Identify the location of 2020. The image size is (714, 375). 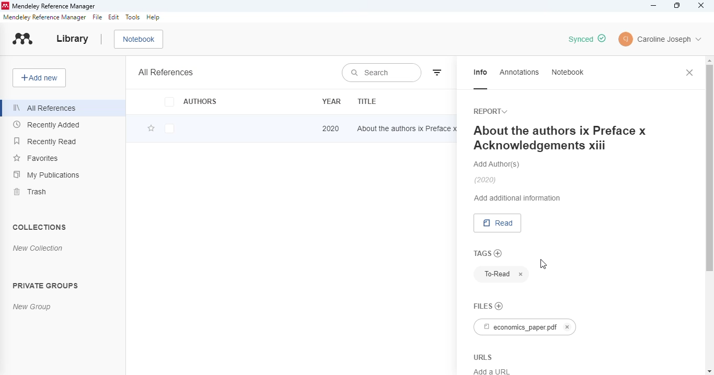
(331, 128).